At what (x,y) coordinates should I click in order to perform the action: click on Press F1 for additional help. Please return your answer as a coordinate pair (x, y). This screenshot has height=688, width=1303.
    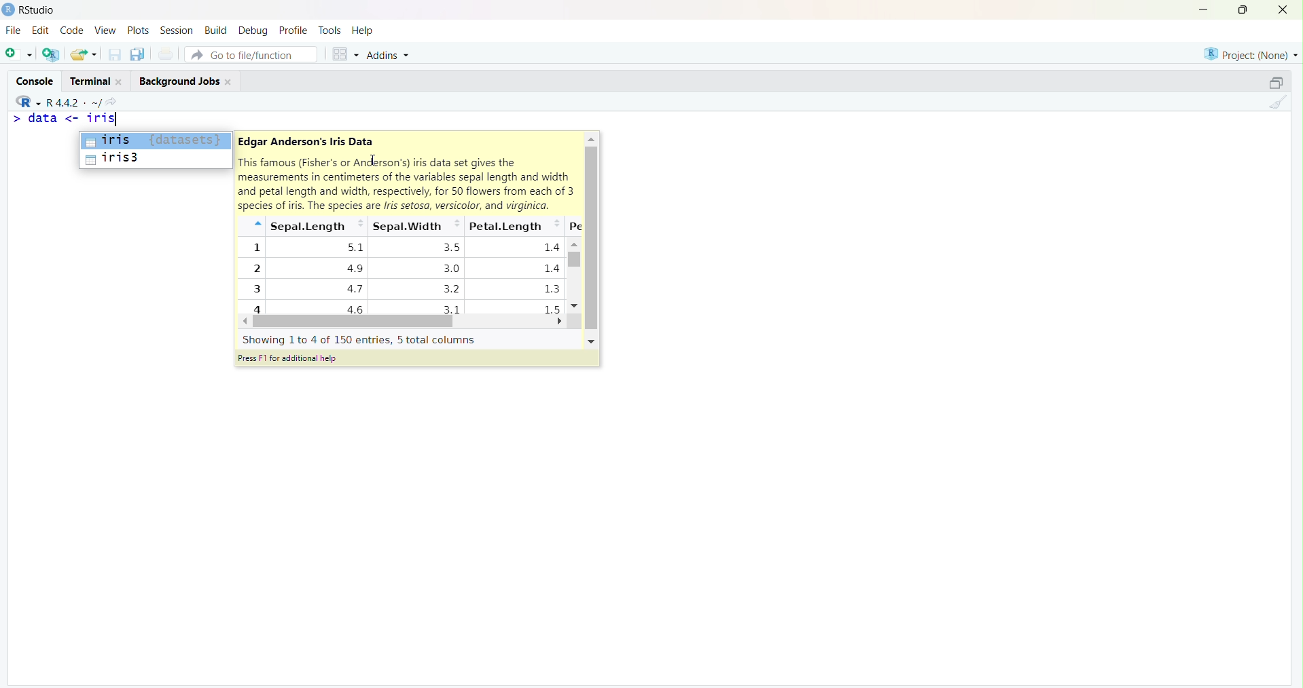
    Looking at the image, I should click on (289, 360).